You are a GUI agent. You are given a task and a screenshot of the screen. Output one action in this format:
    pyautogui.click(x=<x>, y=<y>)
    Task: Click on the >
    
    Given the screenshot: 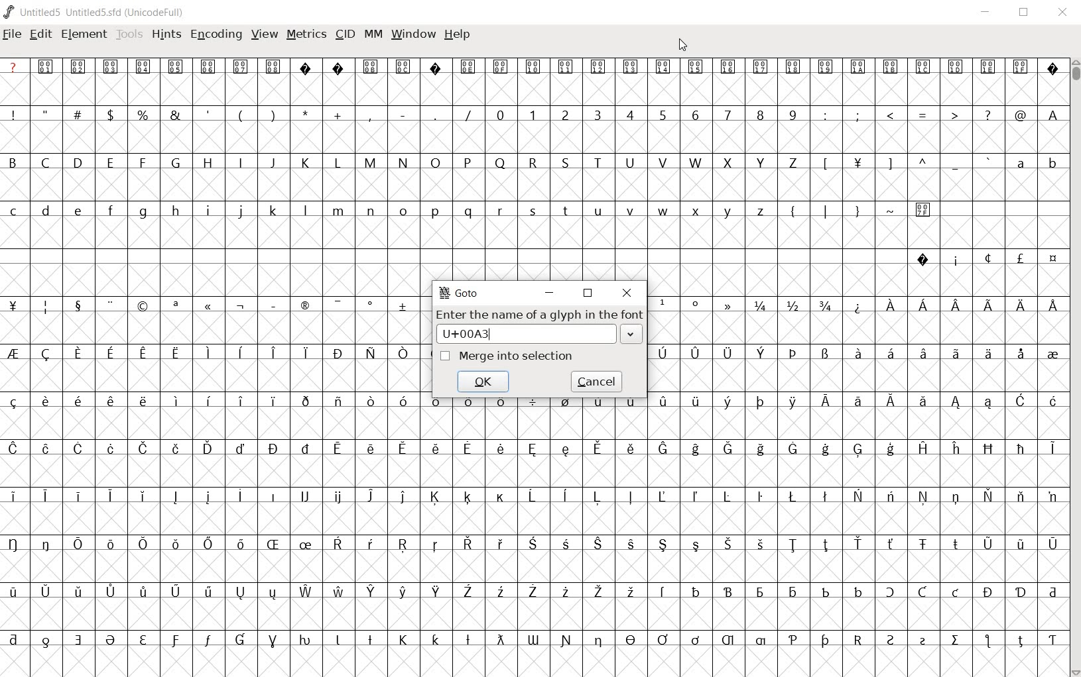 What is the action you would take?
    pyautogui.click(x=956, y=115)
    